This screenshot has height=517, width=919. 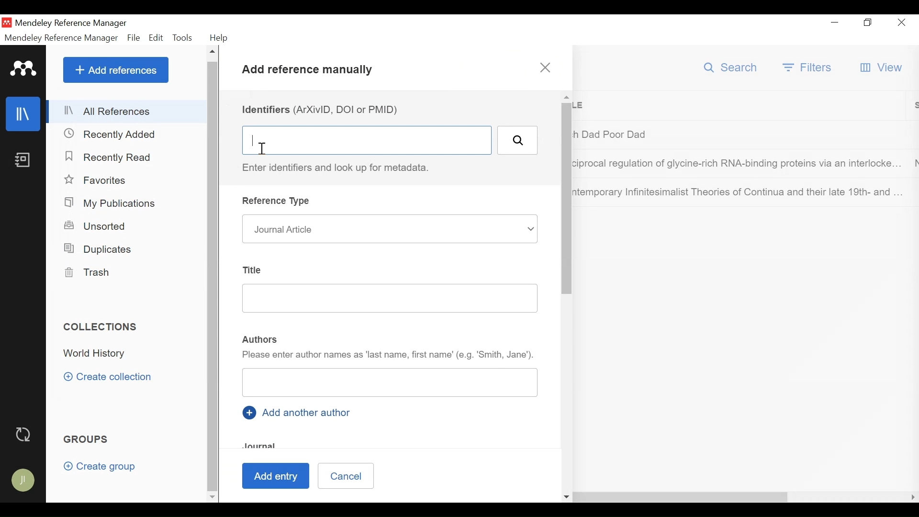 What do you see at coordinates (740, 134) in the screenshot?
I see `Dad Poor Dad` at bounding box center [740, 134].